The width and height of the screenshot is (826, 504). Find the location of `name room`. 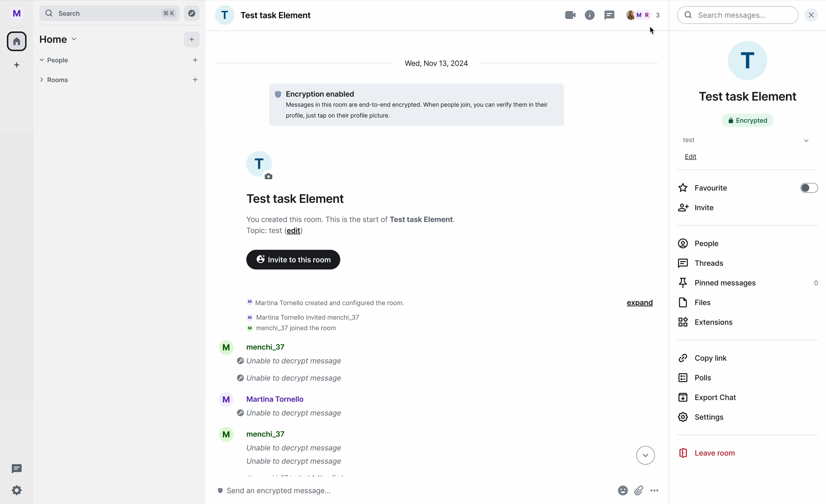

name room is located at coordinates (748, 97).